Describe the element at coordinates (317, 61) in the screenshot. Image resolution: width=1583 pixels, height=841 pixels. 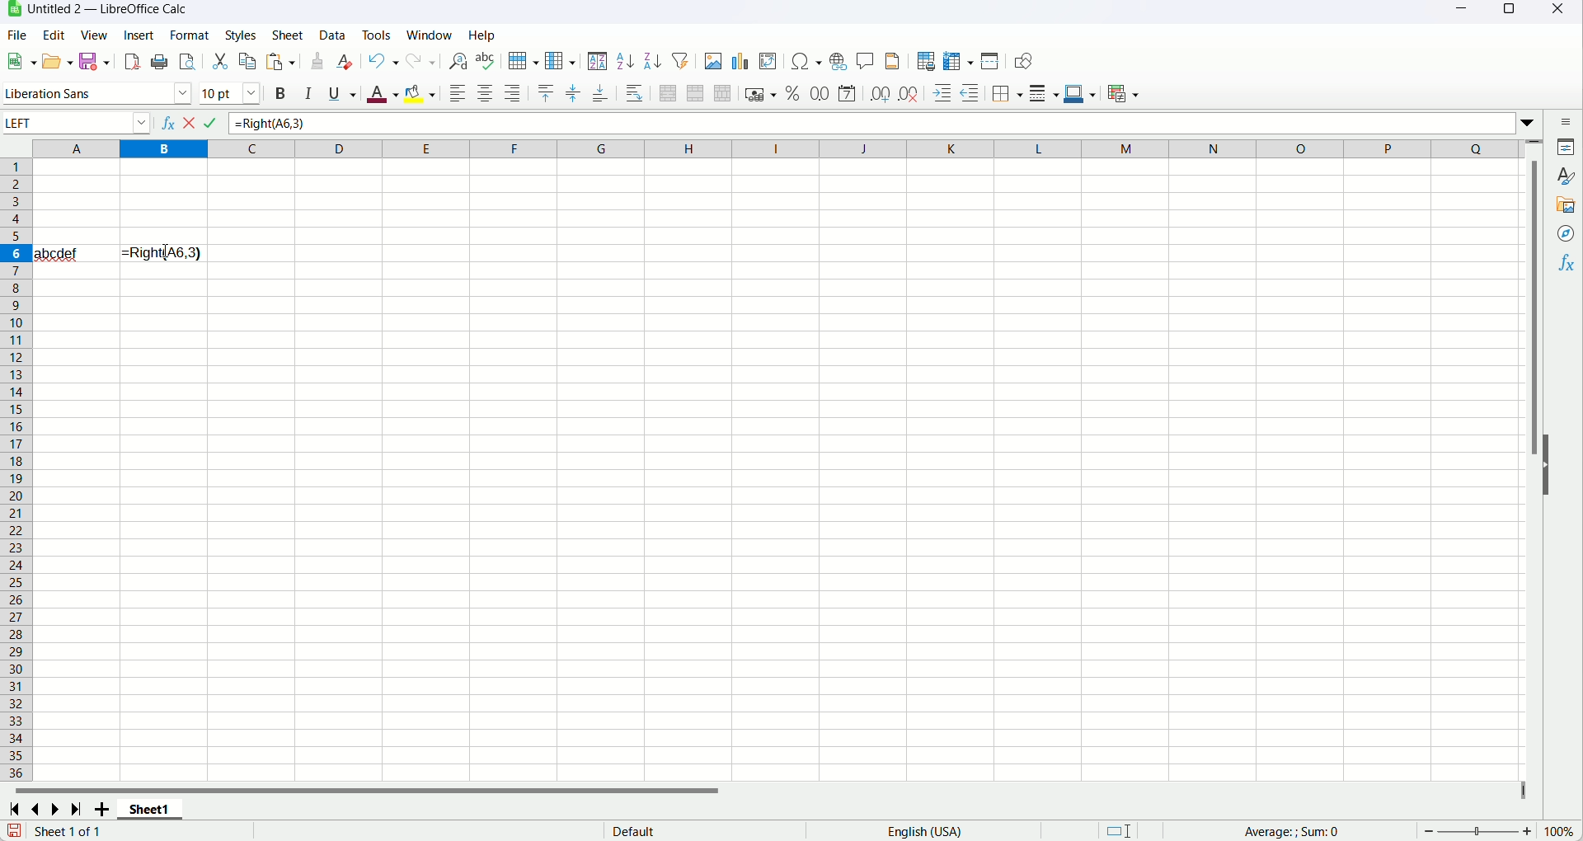
I see `clone formatting` at that location.